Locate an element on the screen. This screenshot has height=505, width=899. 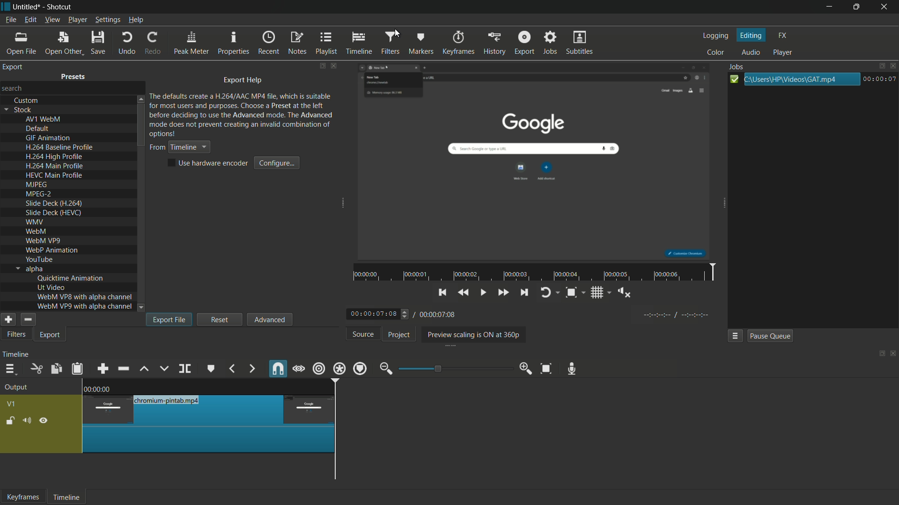
AV1 WebM is located at coordinates (44, 119).